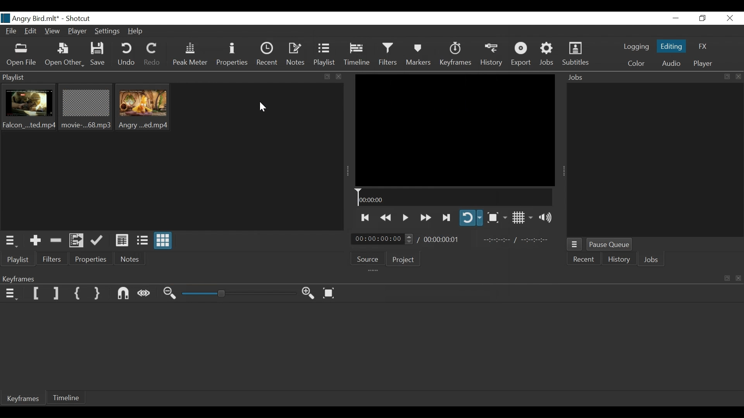 The height and width of the screenshot is (418, 744). Describe the element at coordinates (57, 240) in the screenshot. I see `Remove cut` at that location.